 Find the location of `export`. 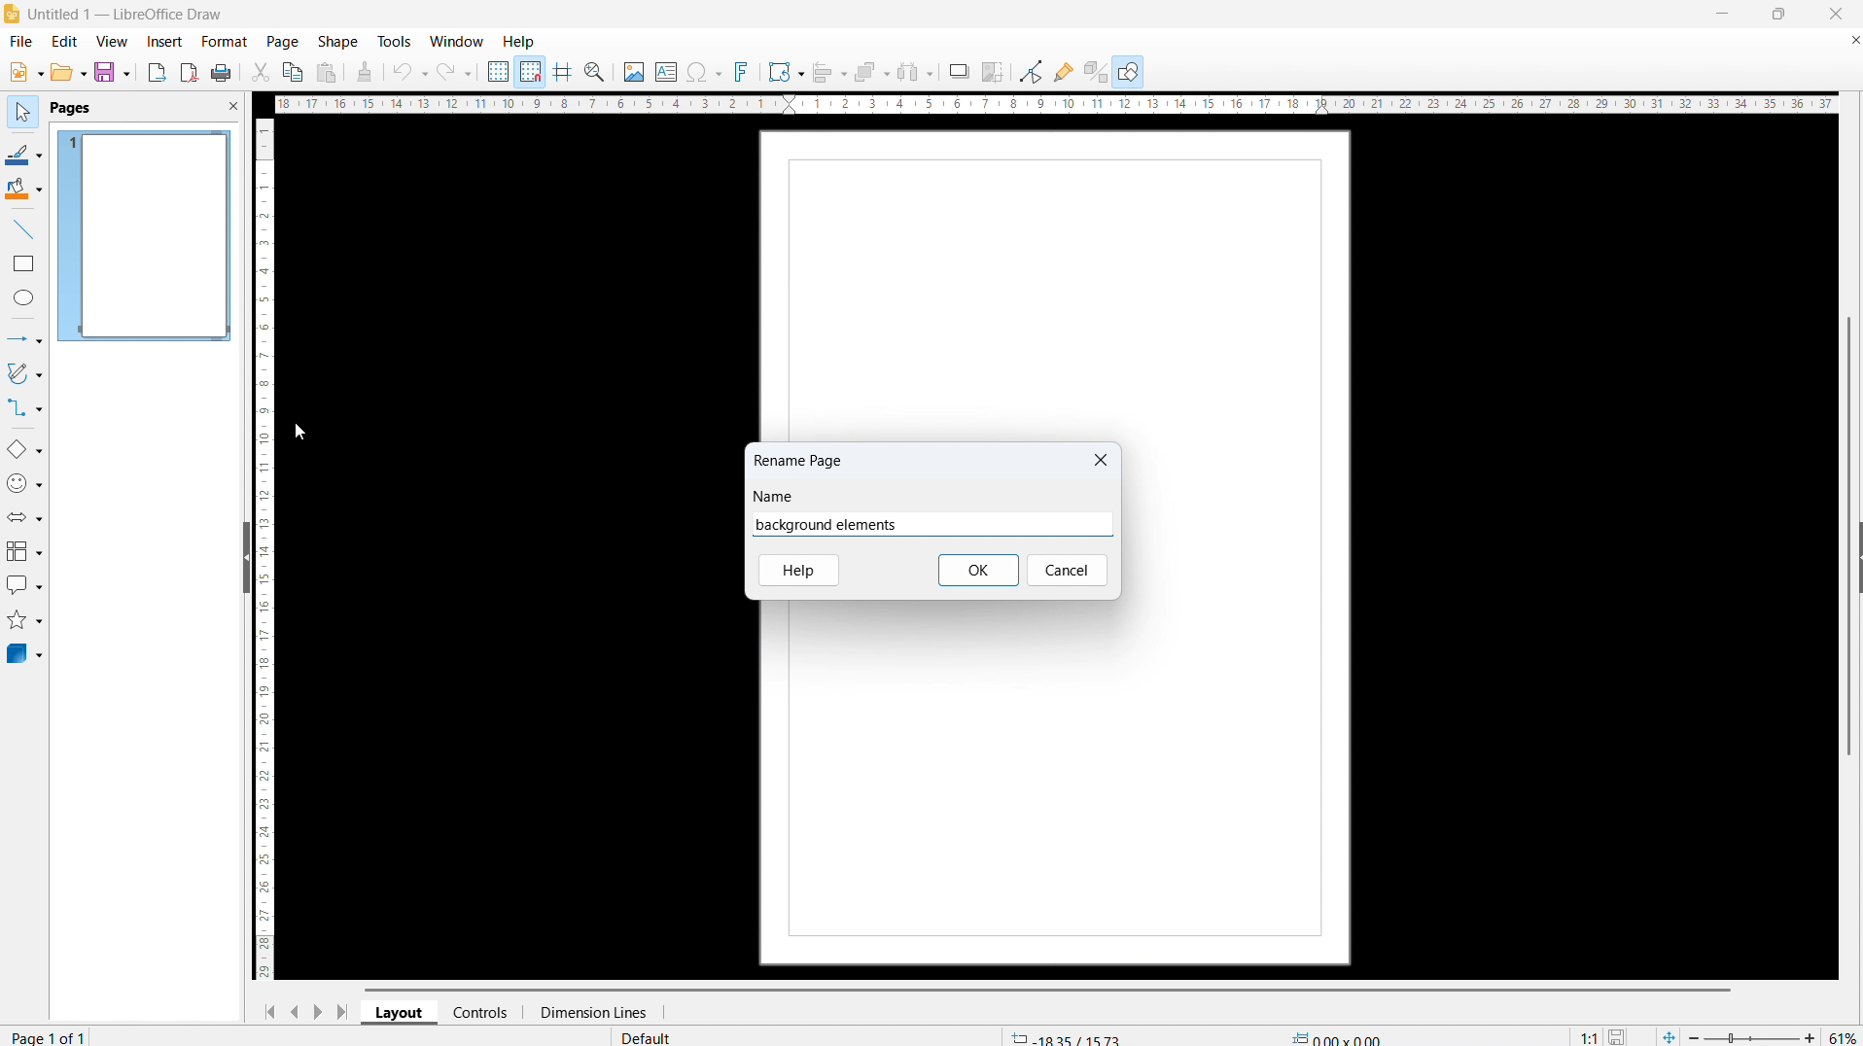

export is located at coordinates (158, 73).